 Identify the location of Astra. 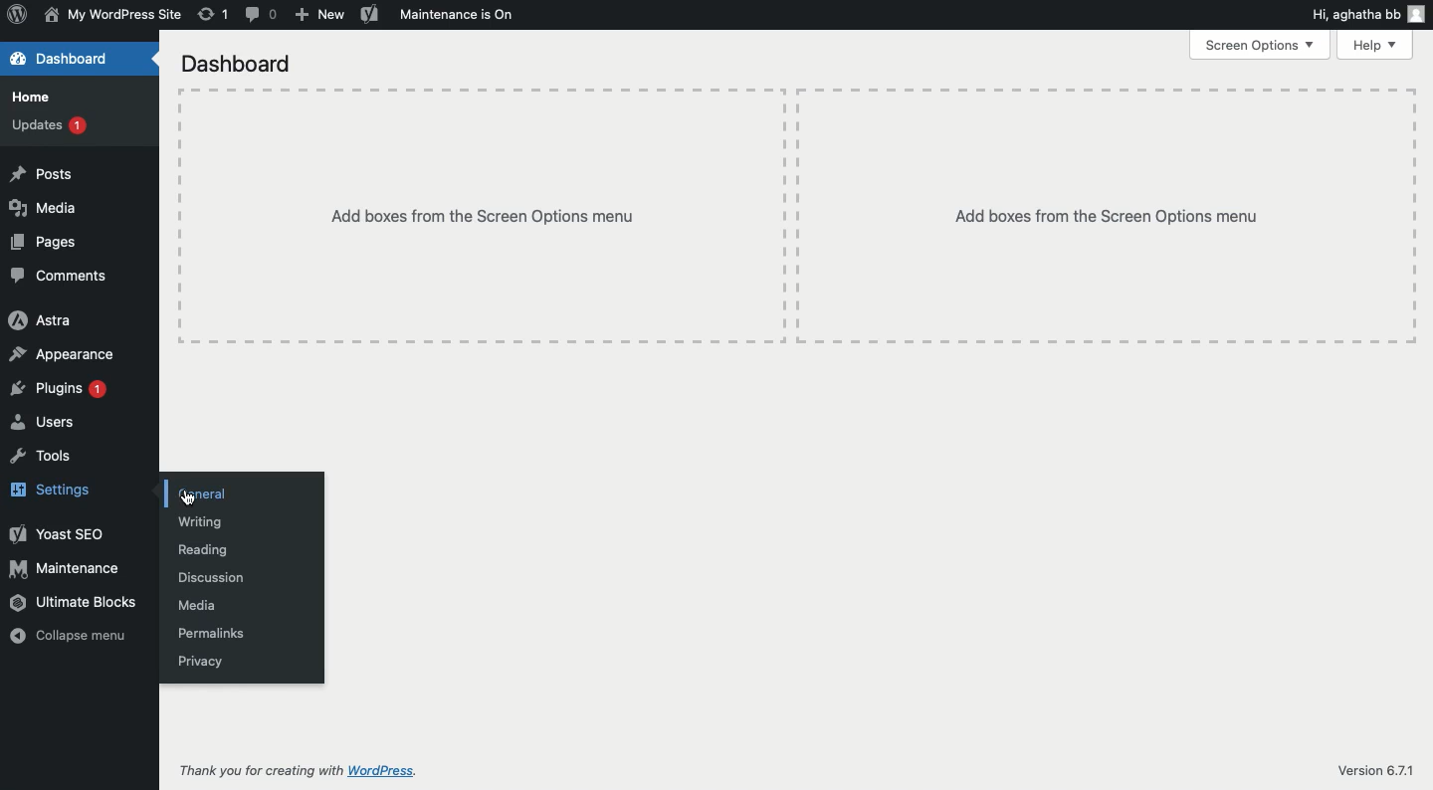
(42, 319).